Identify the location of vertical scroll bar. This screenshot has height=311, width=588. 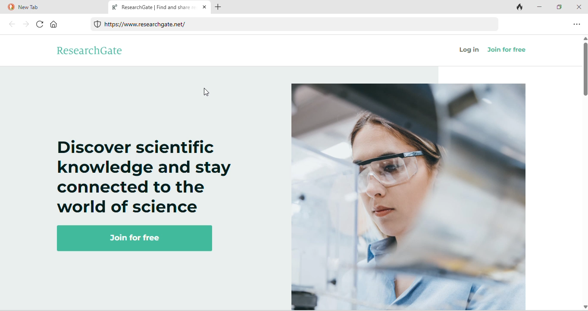
(584, 68).